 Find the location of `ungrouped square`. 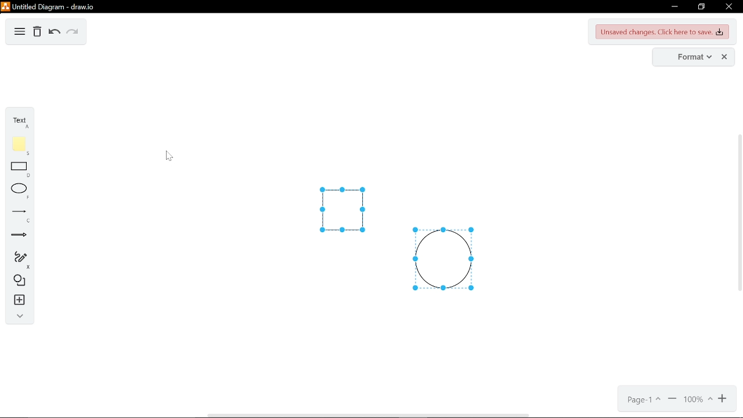

ungrouped square is located at coordinates (342, 209).